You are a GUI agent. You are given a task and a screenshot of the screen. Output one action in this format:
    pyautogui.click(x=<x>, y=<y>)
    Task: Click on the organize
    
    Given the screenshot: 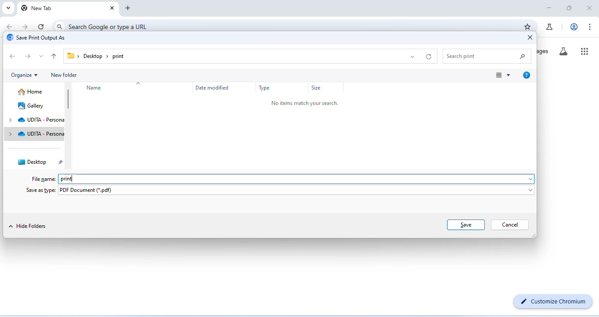 What is the action you would take?
    pyautogui.click(x=25, y=76)
    